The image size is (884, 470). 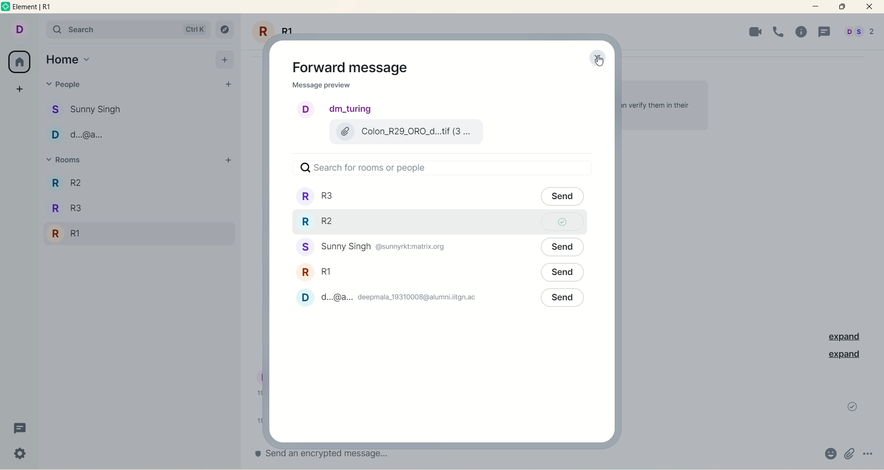 What do you see at coordinates (18, 62) in the screenshot?
I see `all rooms` at bounding box center [18, 62].